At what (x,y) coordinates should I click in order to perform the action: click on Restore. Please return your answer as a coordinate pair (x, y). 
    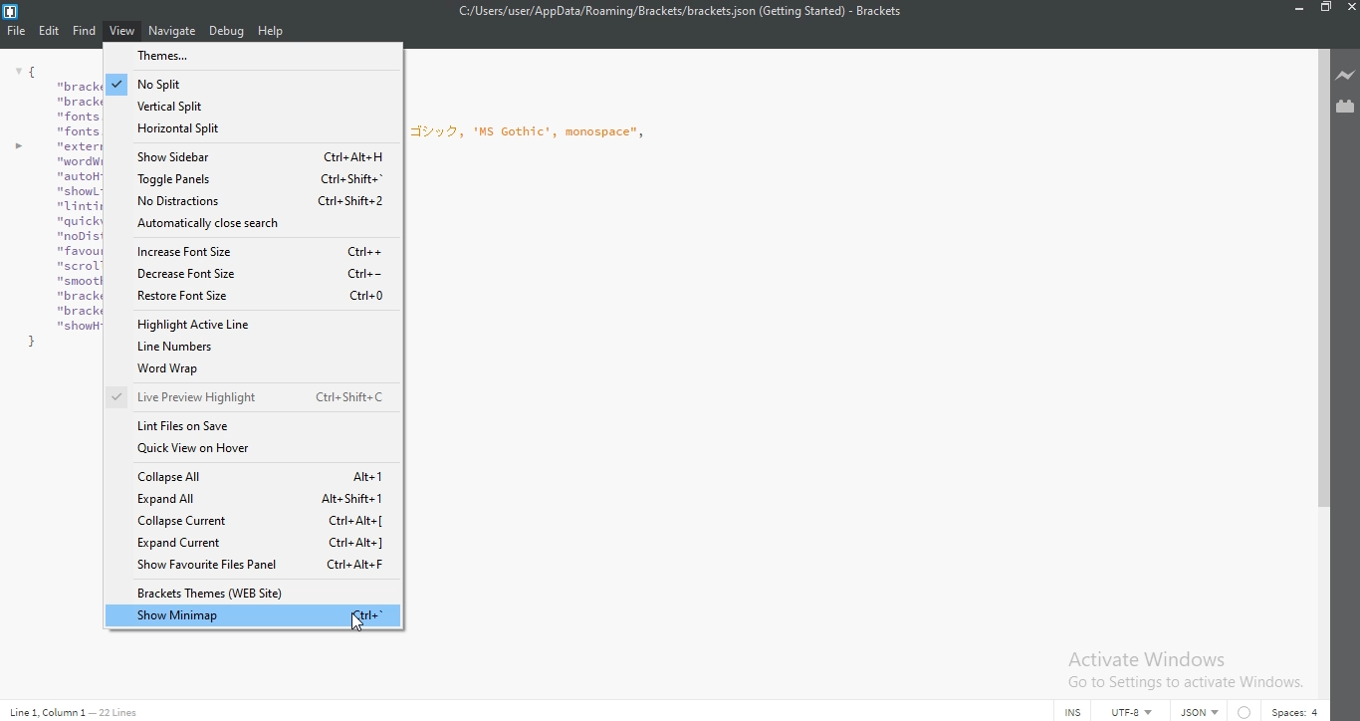
    Looking at the image, I should click on (1327, 10).